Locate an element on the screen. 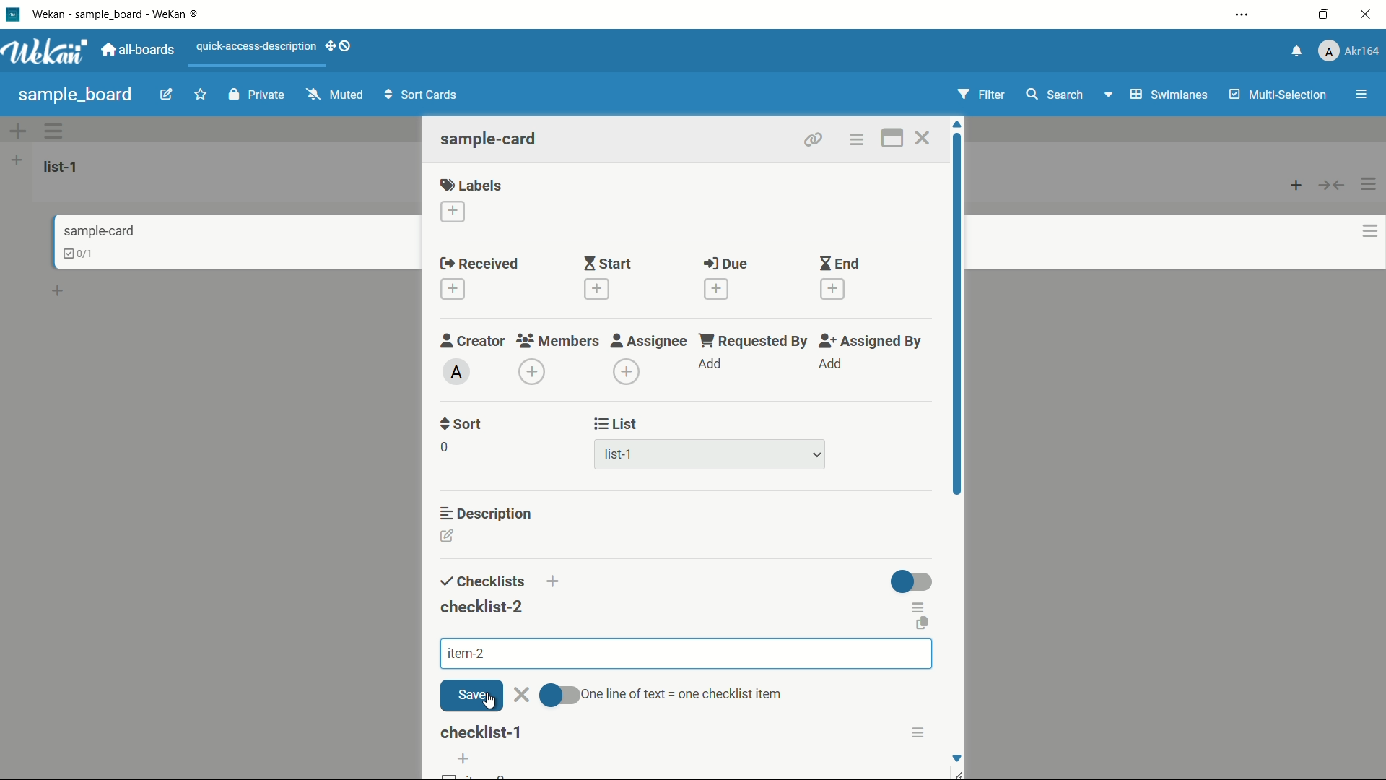  board name is located at coordinates (75, 95).